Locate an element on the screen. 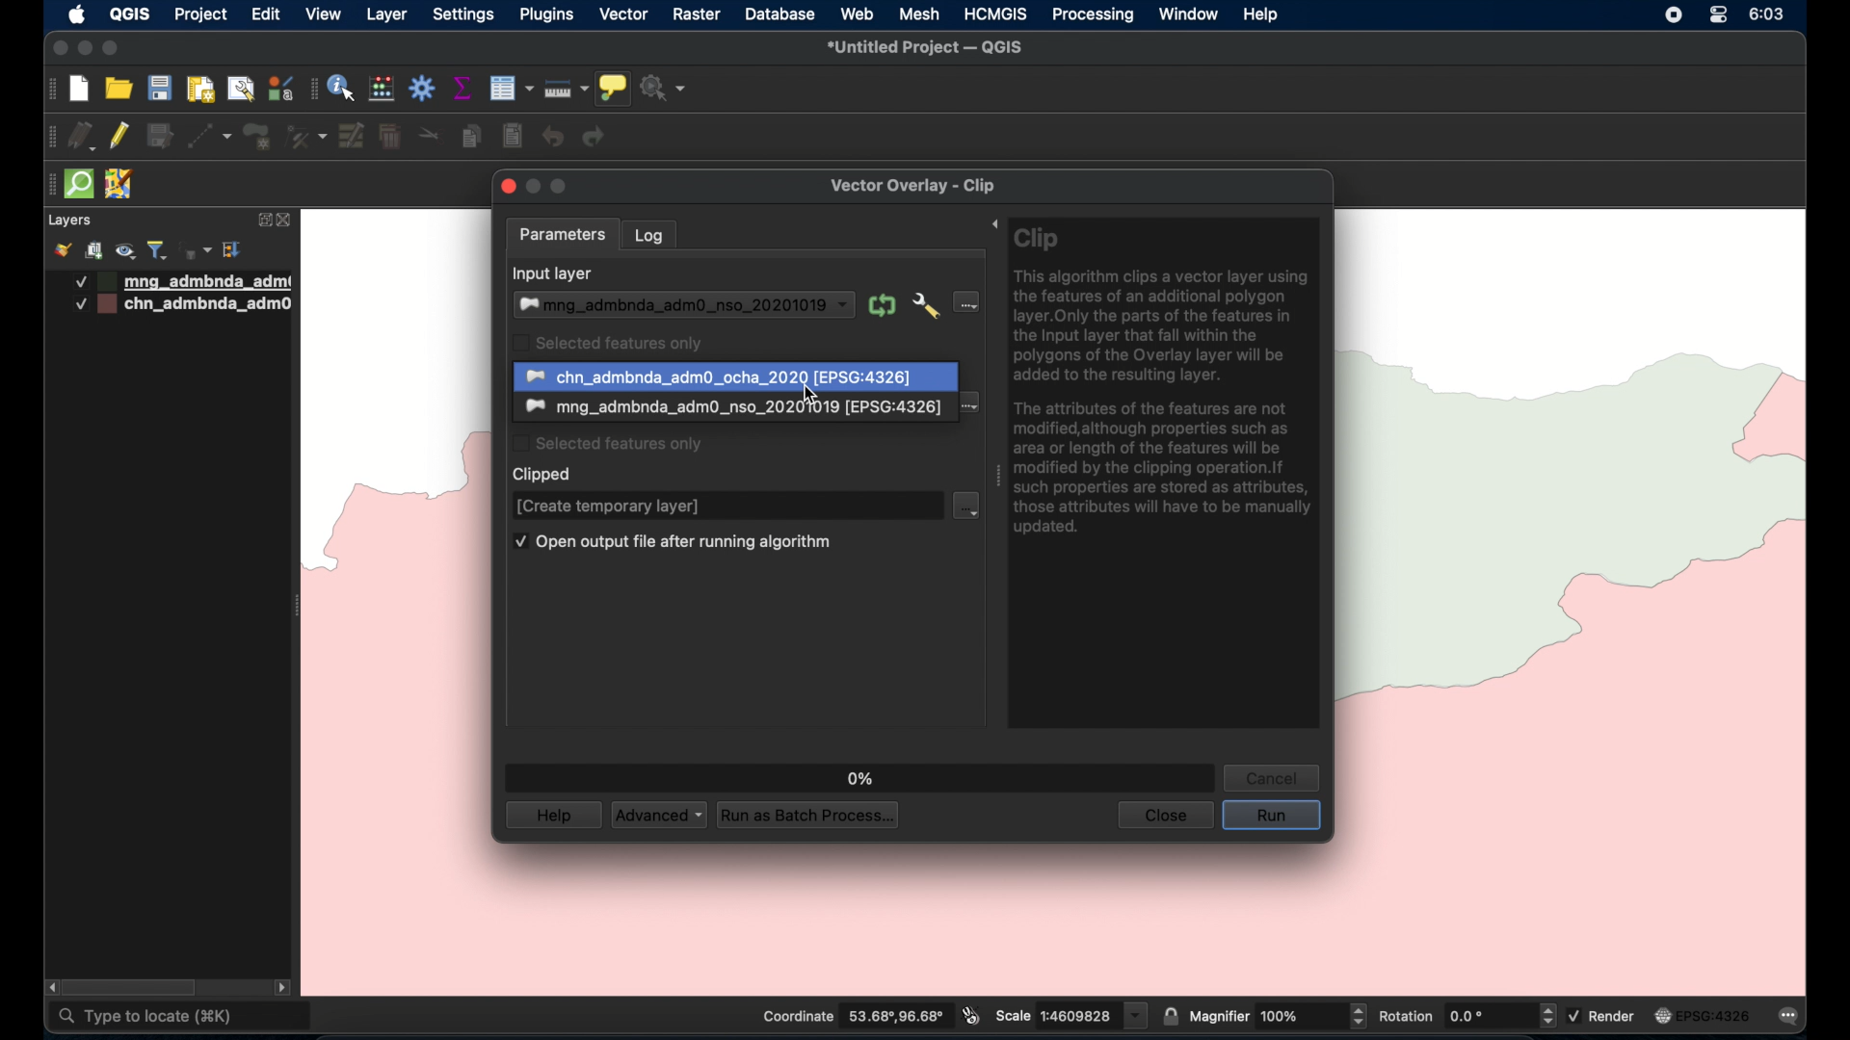 The width and height of the screenshot is (1850, 1040). plugins is located at coordinates (545, 13).